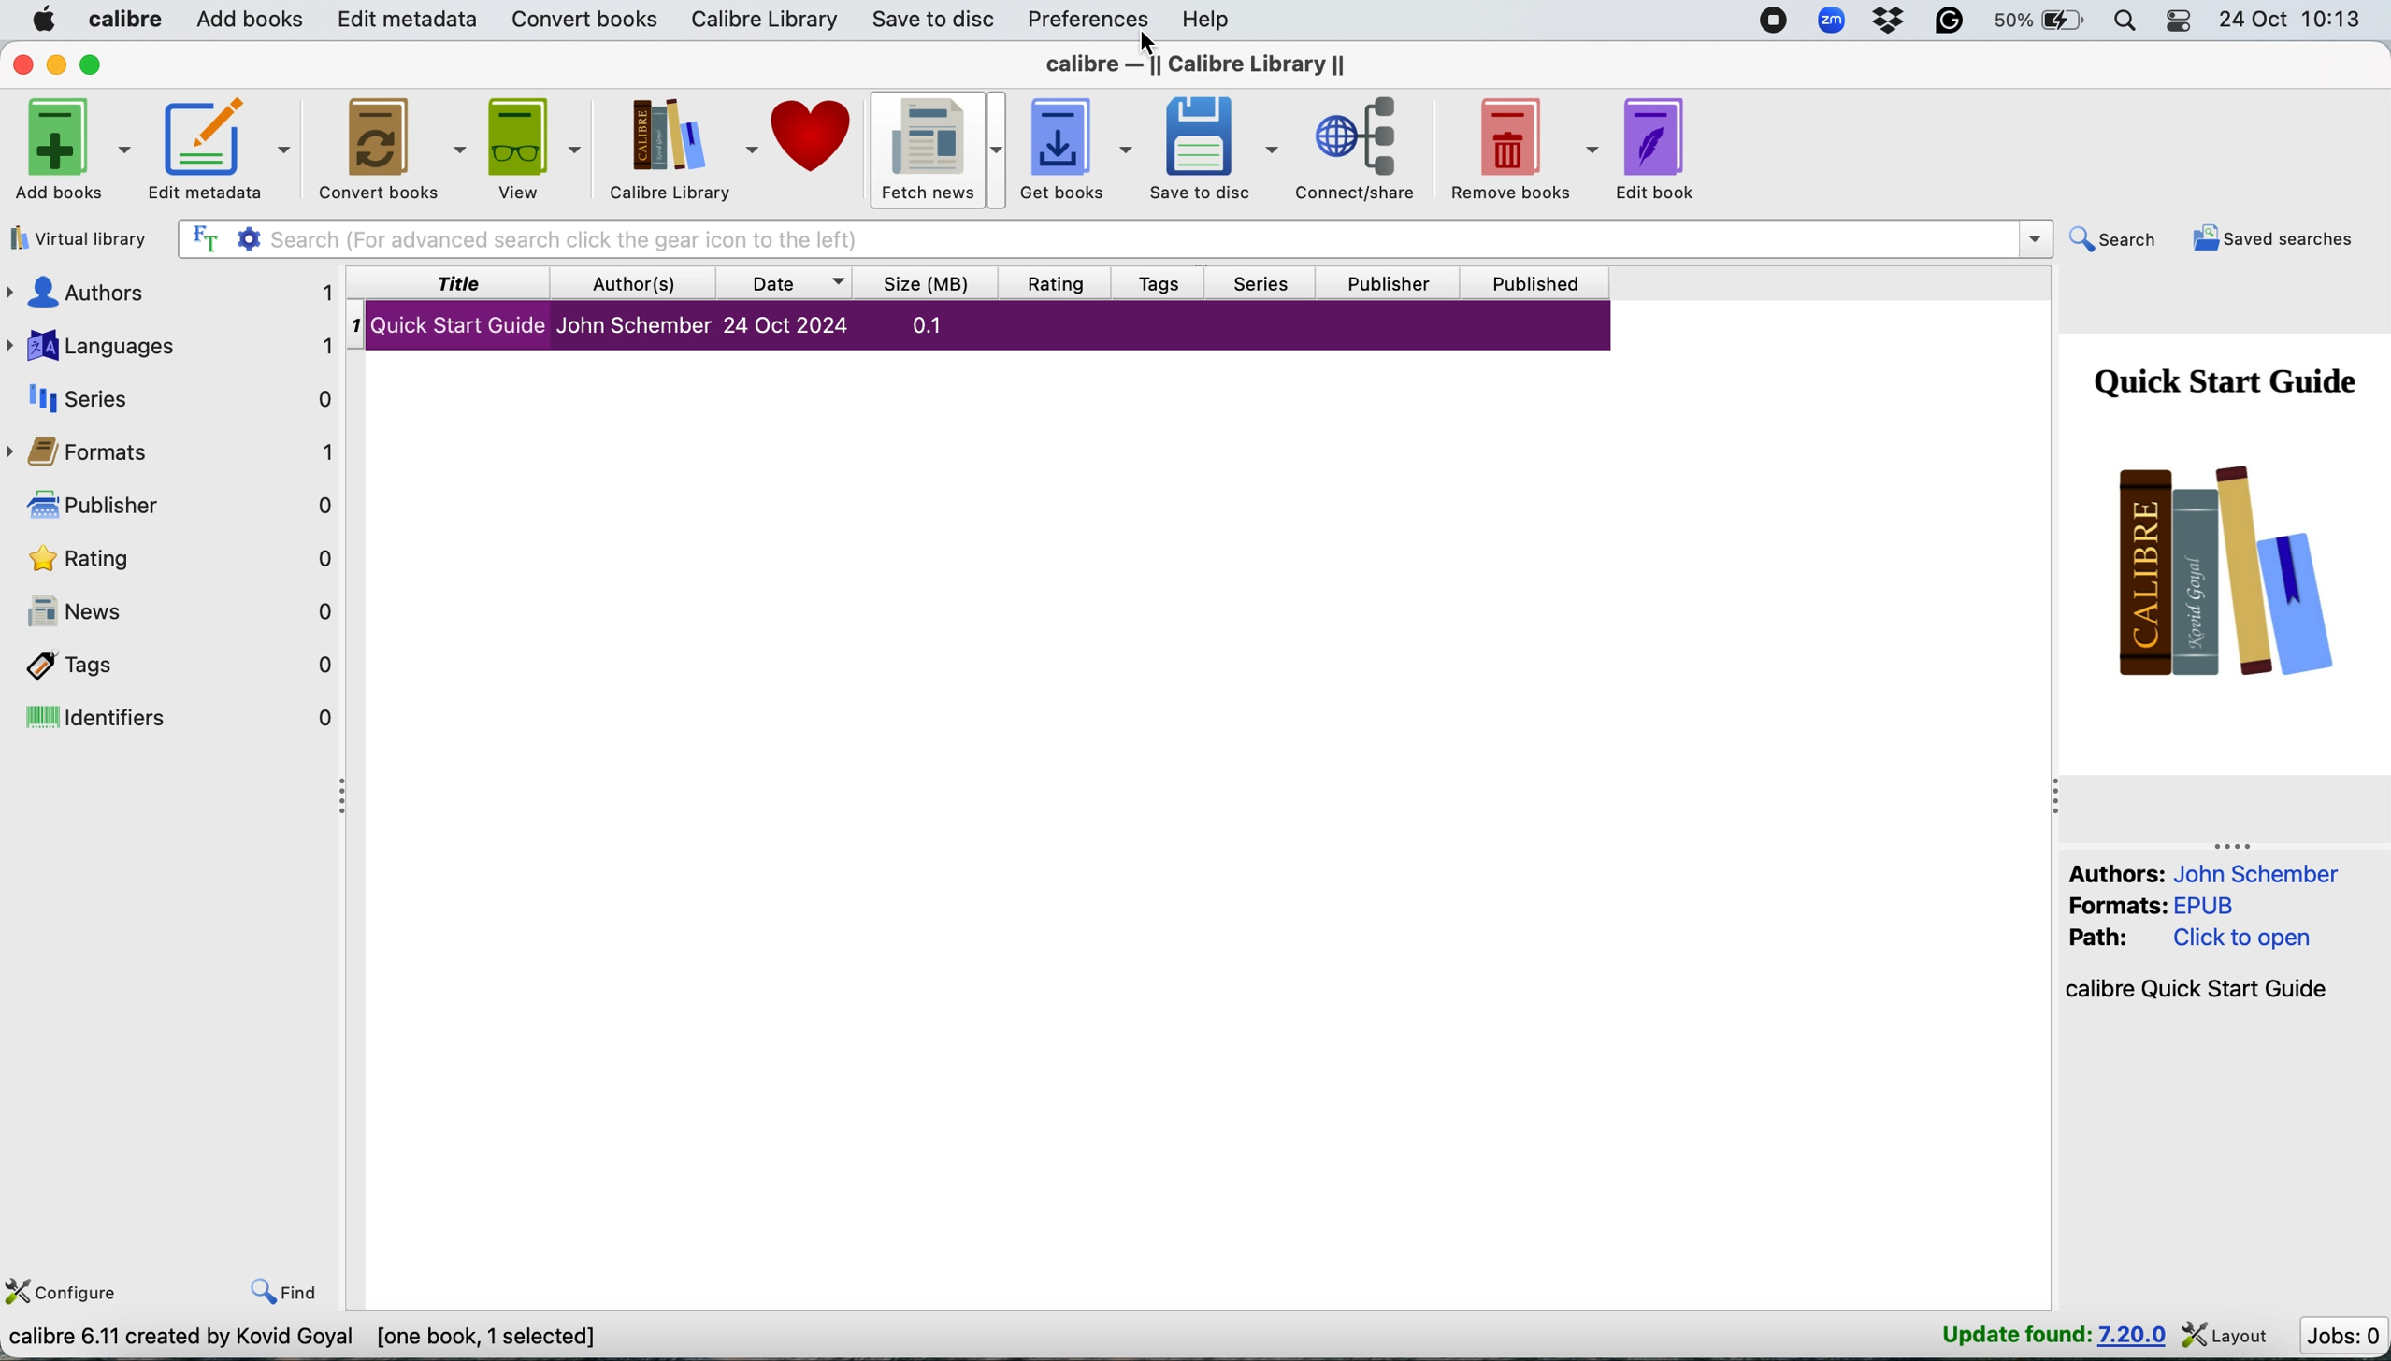  I want to click on languages, so click(173, 346).